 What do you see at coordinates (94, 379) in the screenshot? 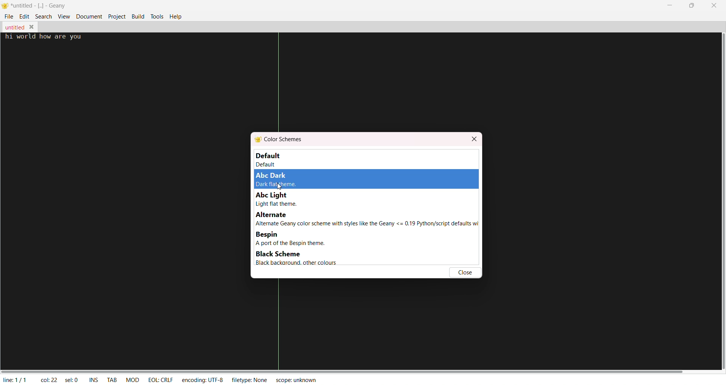
I see `ins` at bounding box center [94, 379].